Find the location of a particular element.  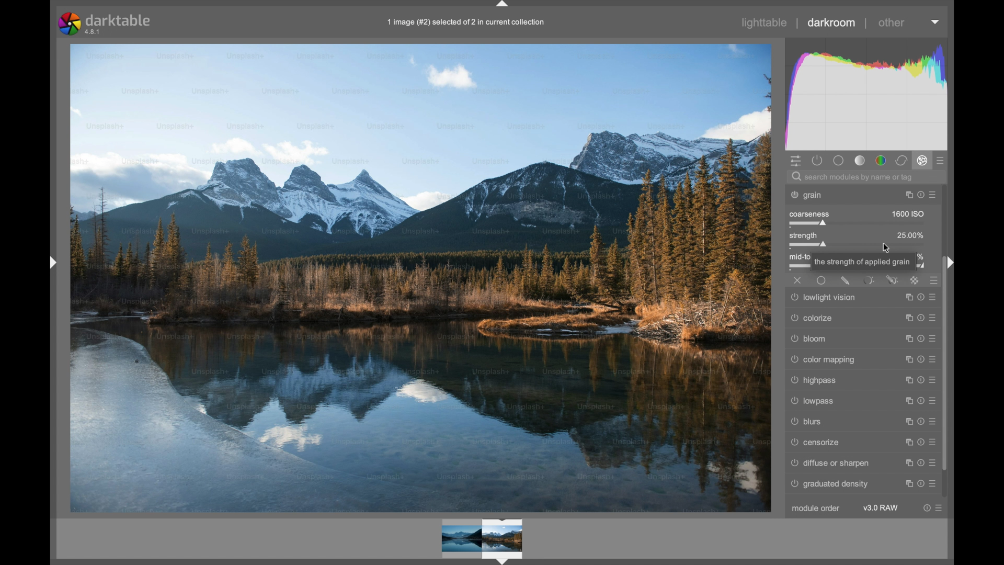

blurs is located at coordinates (806, 422).